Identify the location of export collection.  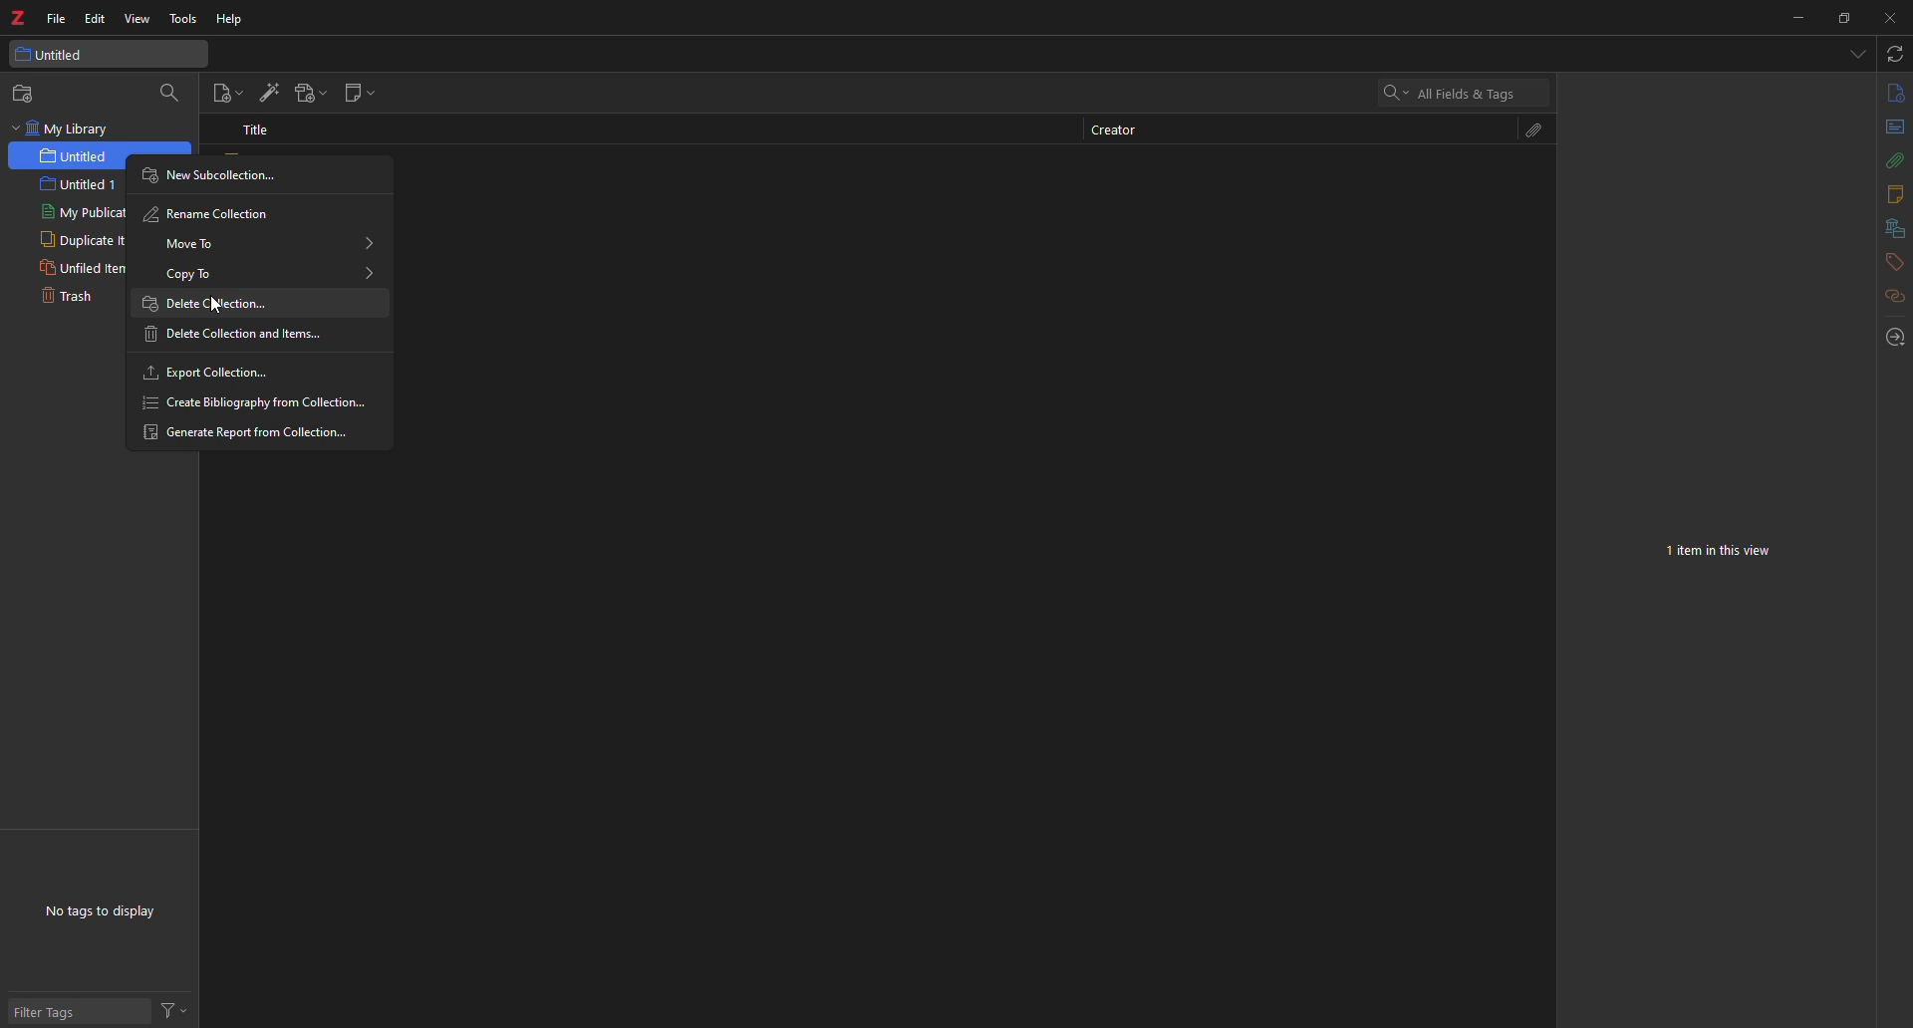
(197, 373).